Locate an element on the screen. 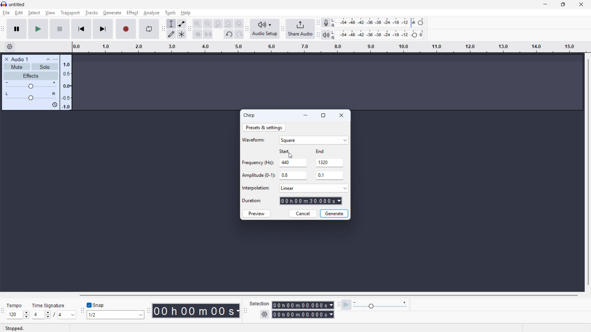  Set snapping  is located at coordinates (115, 315).